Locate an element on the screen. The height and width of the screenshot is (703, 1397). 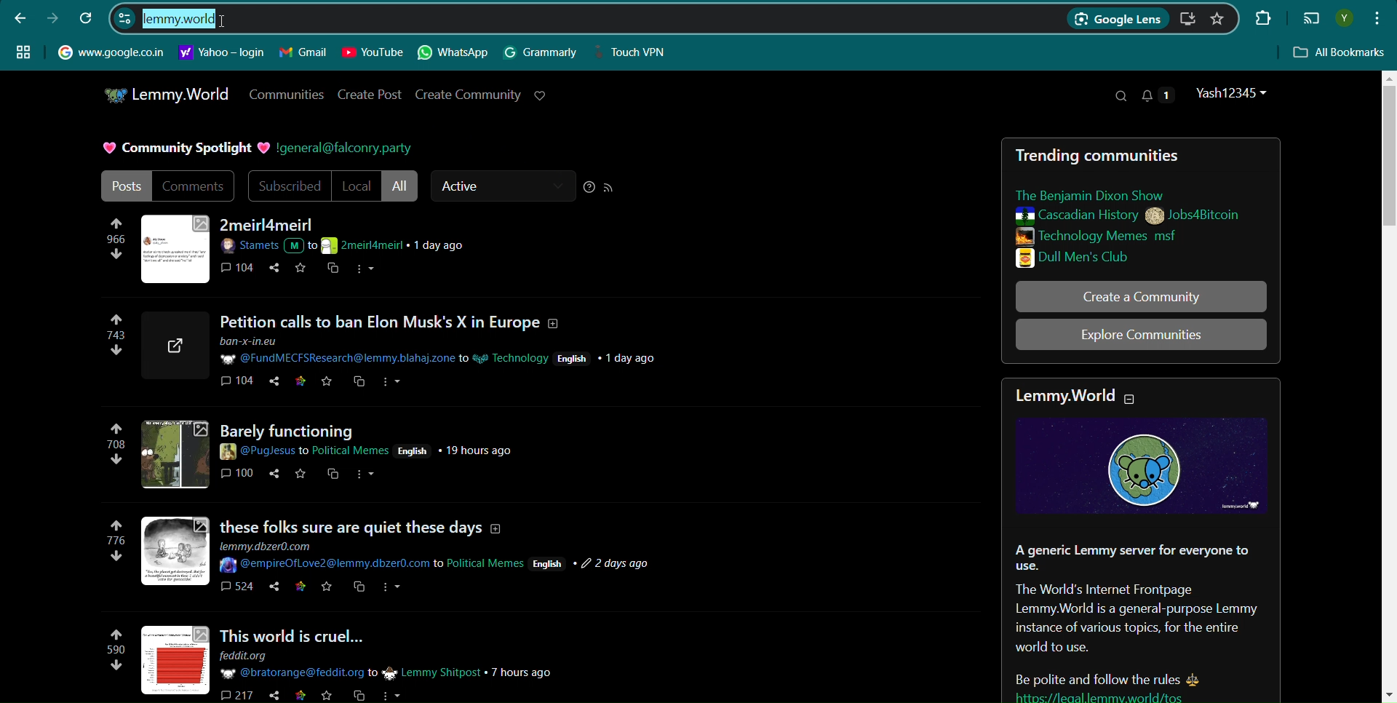
Create Post is located at coordinates (371, 95).